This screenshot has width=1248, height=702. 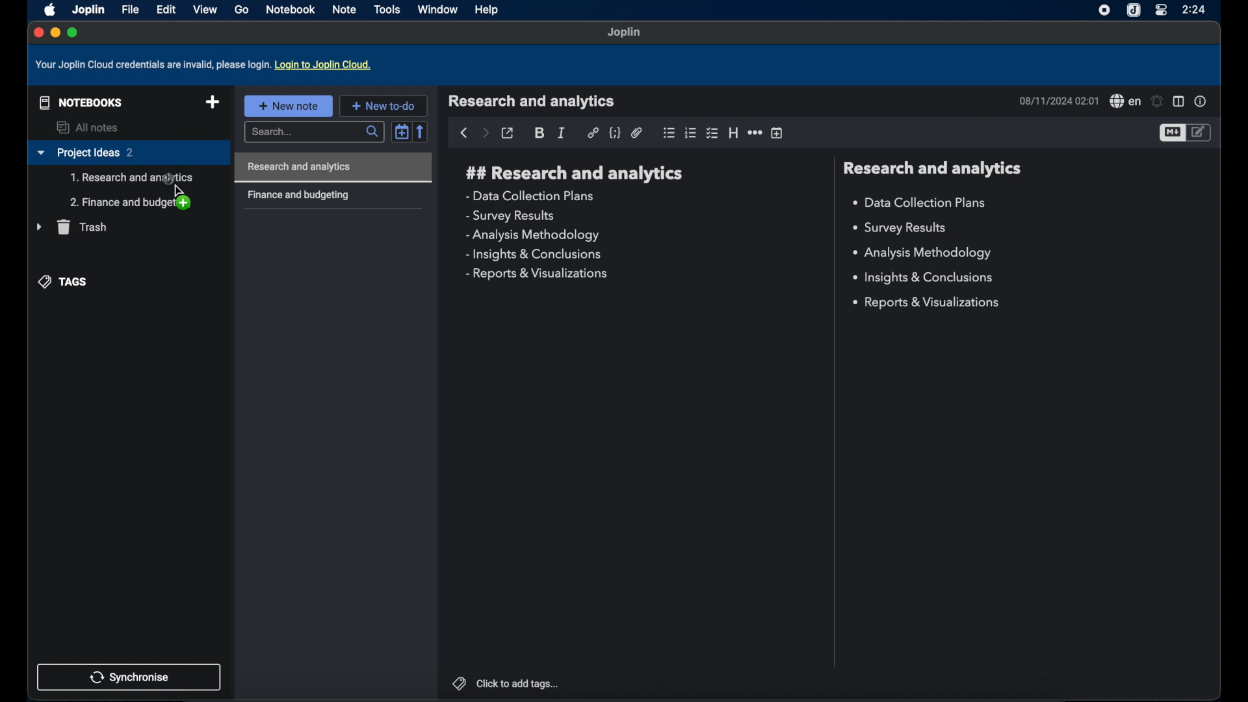 I want to click on toggle editor, so click(x=1171, y=133).